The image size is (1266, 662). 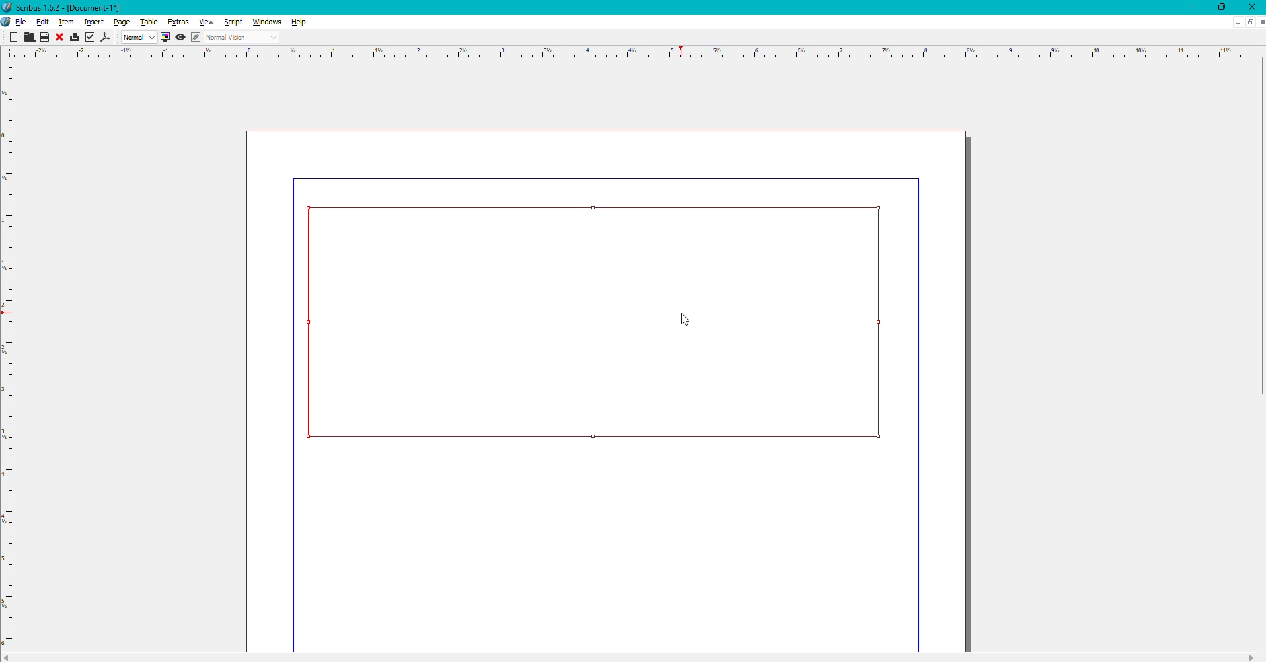 I want to click on Item, so click(x=67, y=22).